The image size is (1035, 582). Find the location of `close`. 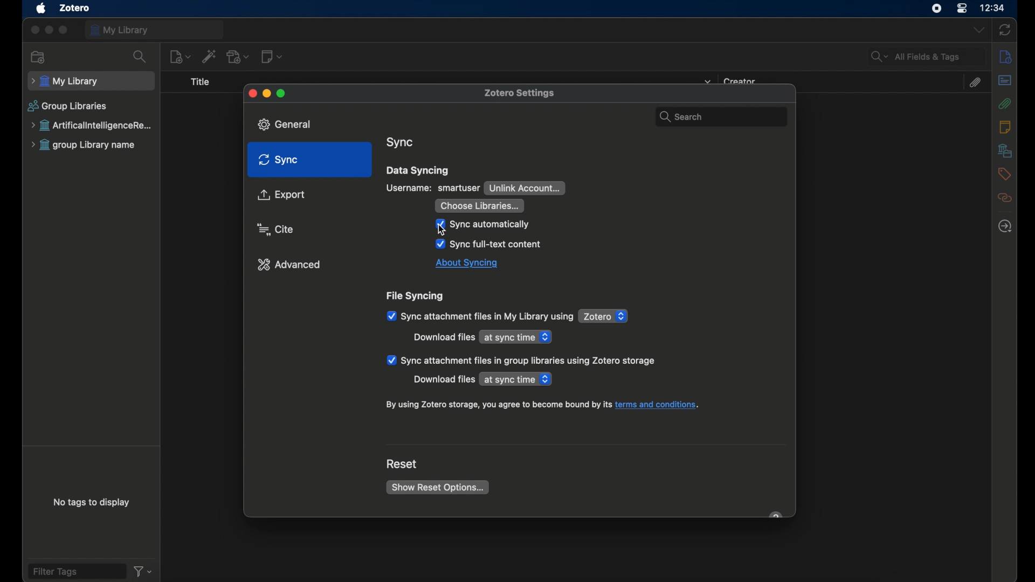

close is located at coordinates (33, 31).